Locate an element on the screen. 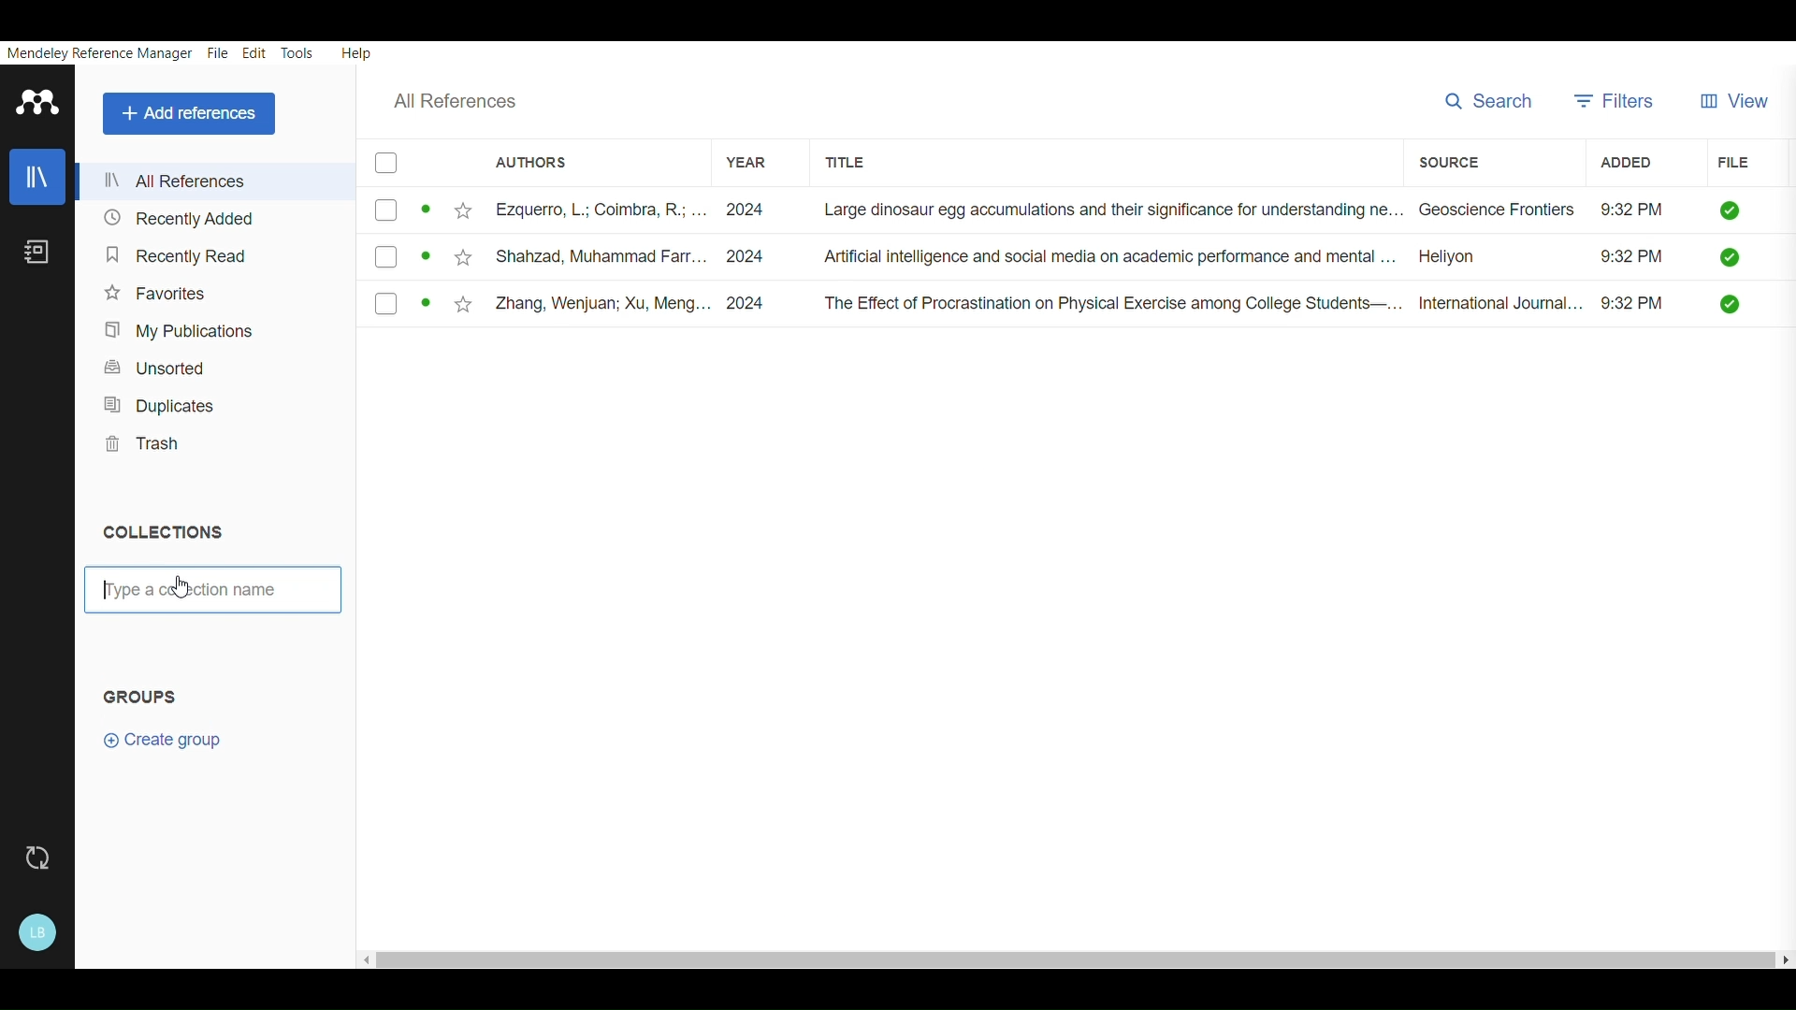  Scrollbar is located at coordinates (1072, 955).